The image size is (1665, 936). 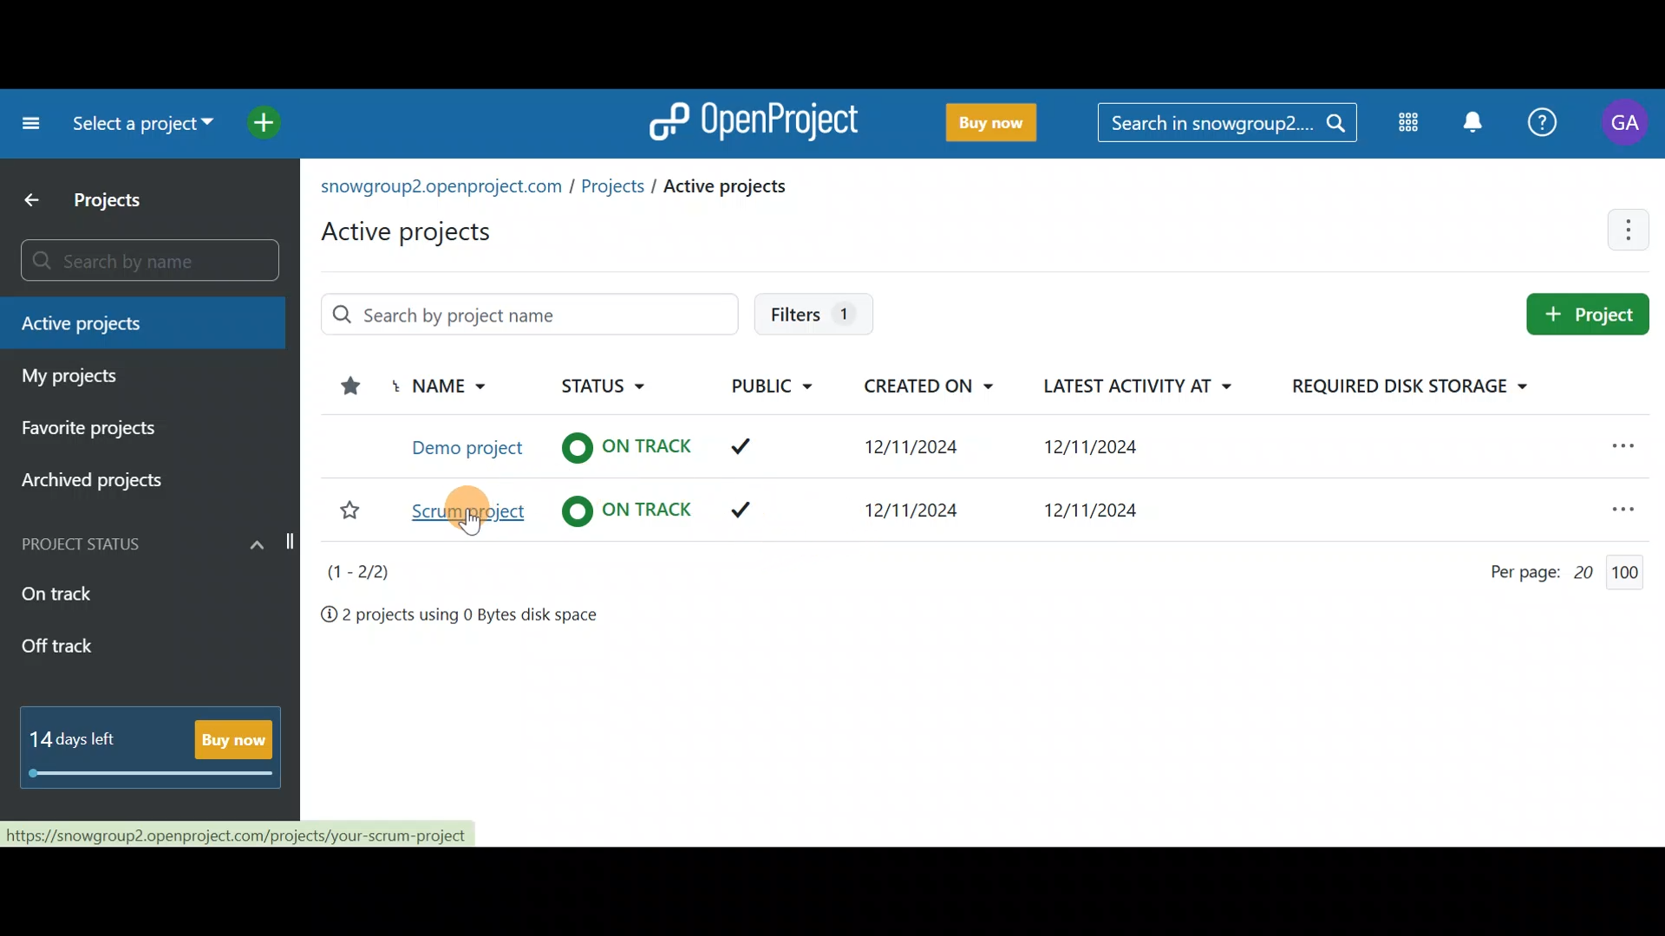 What do you see at coordinates (1632, 232) in the screenshot?
I see `More` at bounding box center [1632, 232].